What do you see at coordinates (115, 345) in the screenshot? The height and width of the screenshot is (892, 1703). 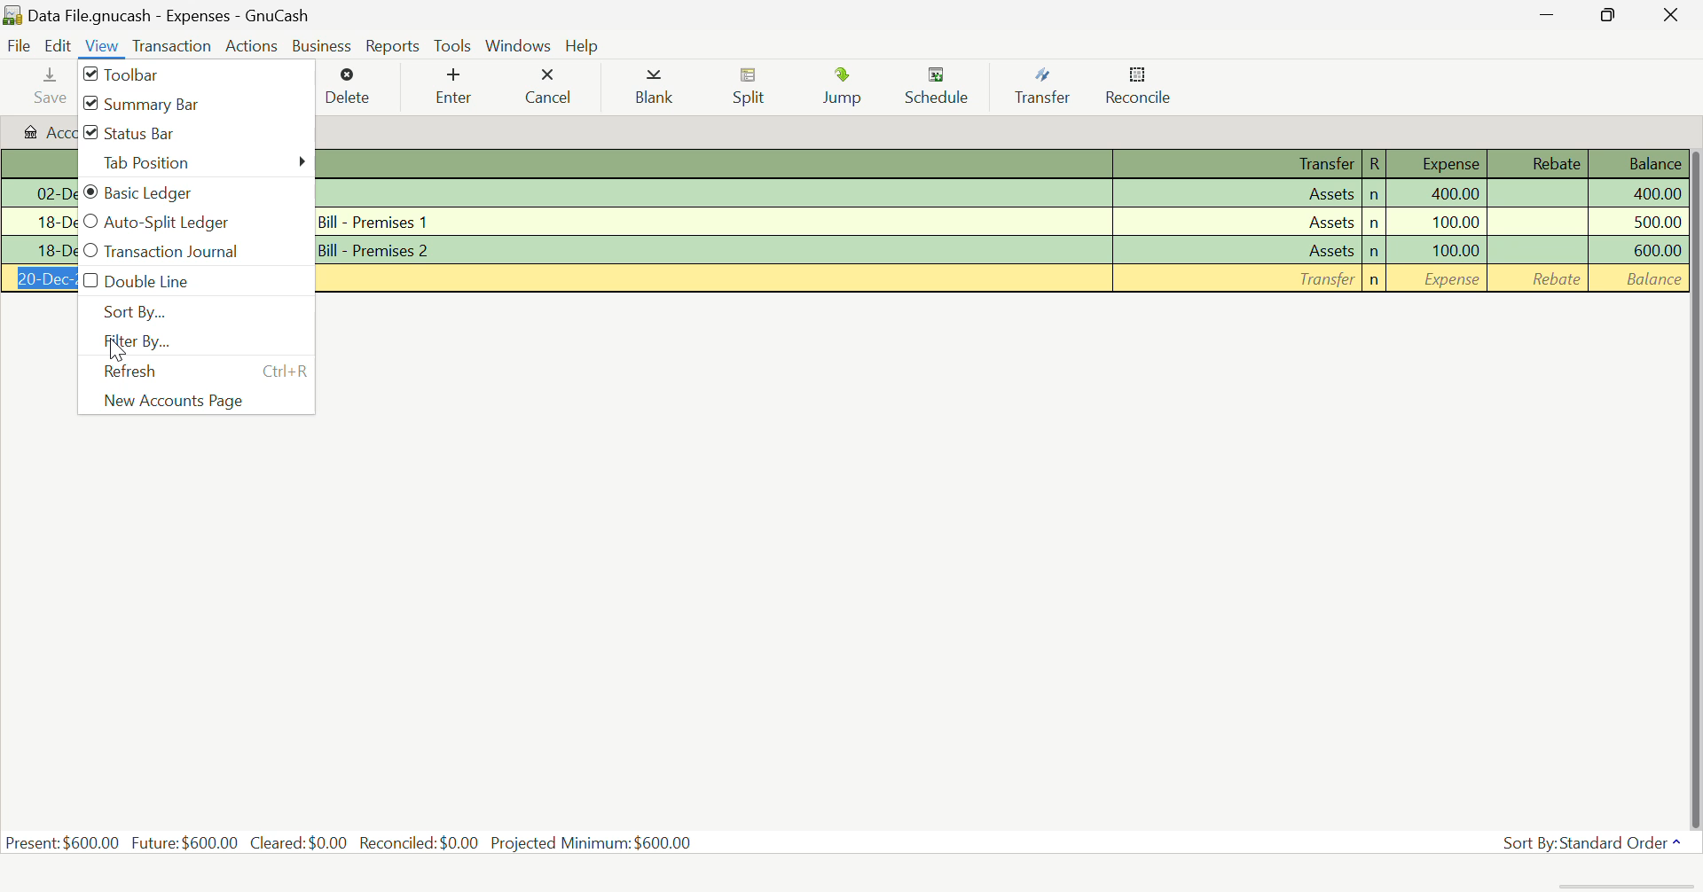 I see `Cursor Position` at bounding box center [115, 345].